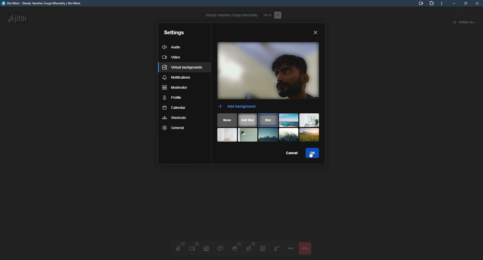  Describe the element at coordinates (17, 18) in the screenshot. I see `jitsi` at that location.